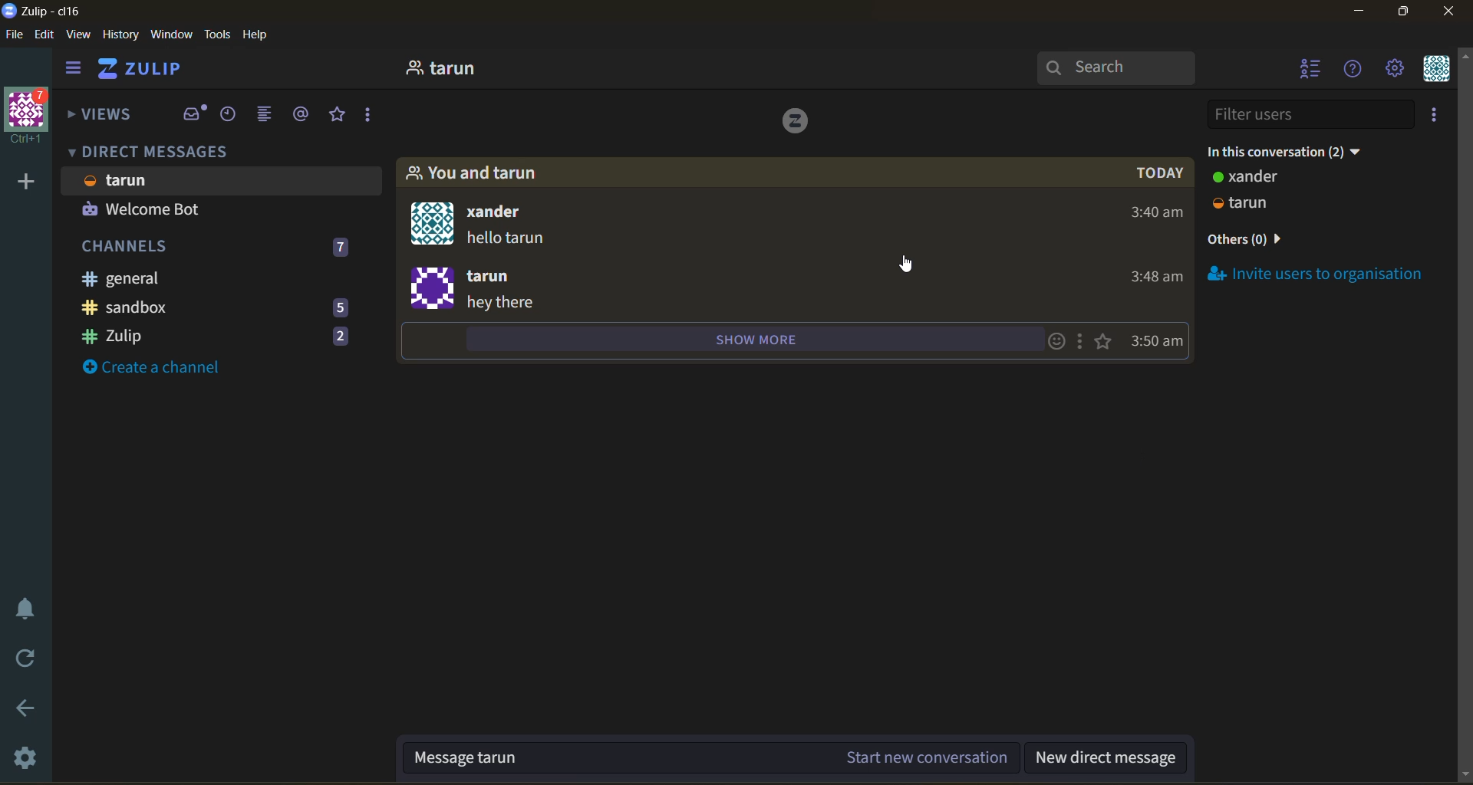 This screenshot has width=1473, height=785. What do you see at coordinates (1102, 343) in the screenshot?
I see `star this message` at bounding box center [1102, 343].